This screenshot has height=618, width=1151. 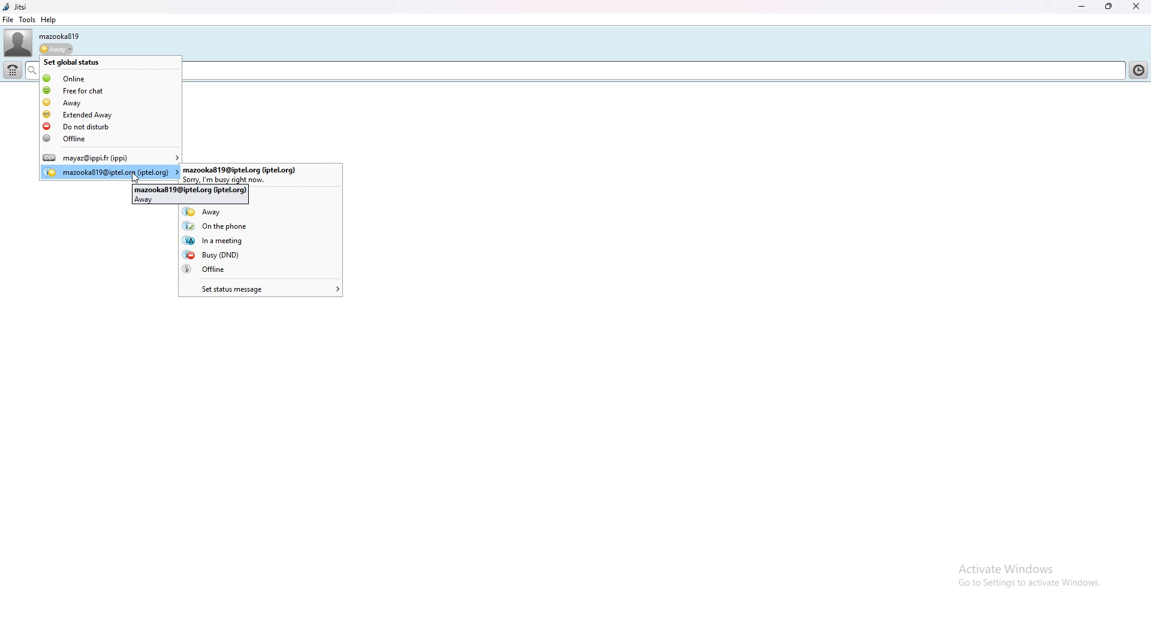 I want to click on away, so click(x=110, y=102).